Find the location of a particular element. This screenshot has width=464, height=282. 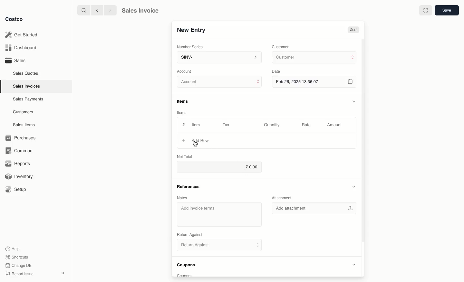

Item is located at coordinates (197, 126).